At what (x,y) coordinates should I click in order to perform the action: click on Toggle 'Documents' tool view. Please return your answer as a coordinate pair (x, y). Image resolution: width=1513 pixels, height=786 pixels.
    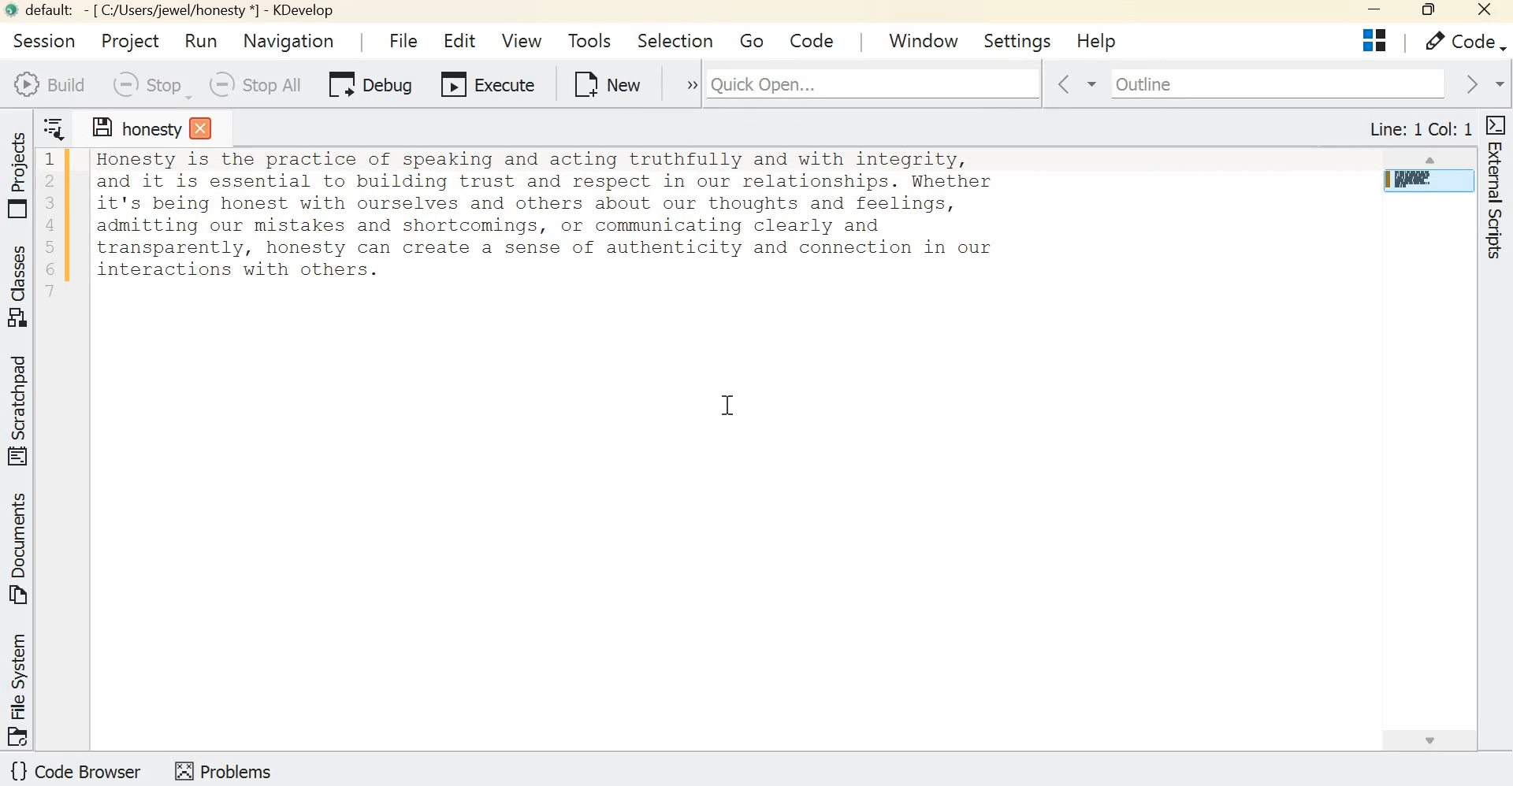
    Looking at the image, I should click on (21, 550).